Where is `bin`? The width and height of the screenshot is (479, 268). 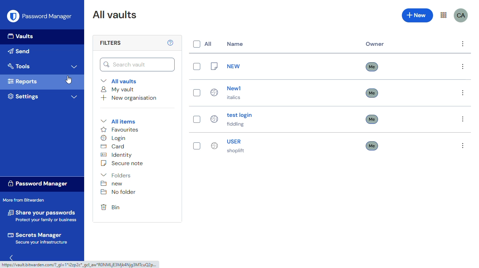
bin is located at coordinates (110, 207).